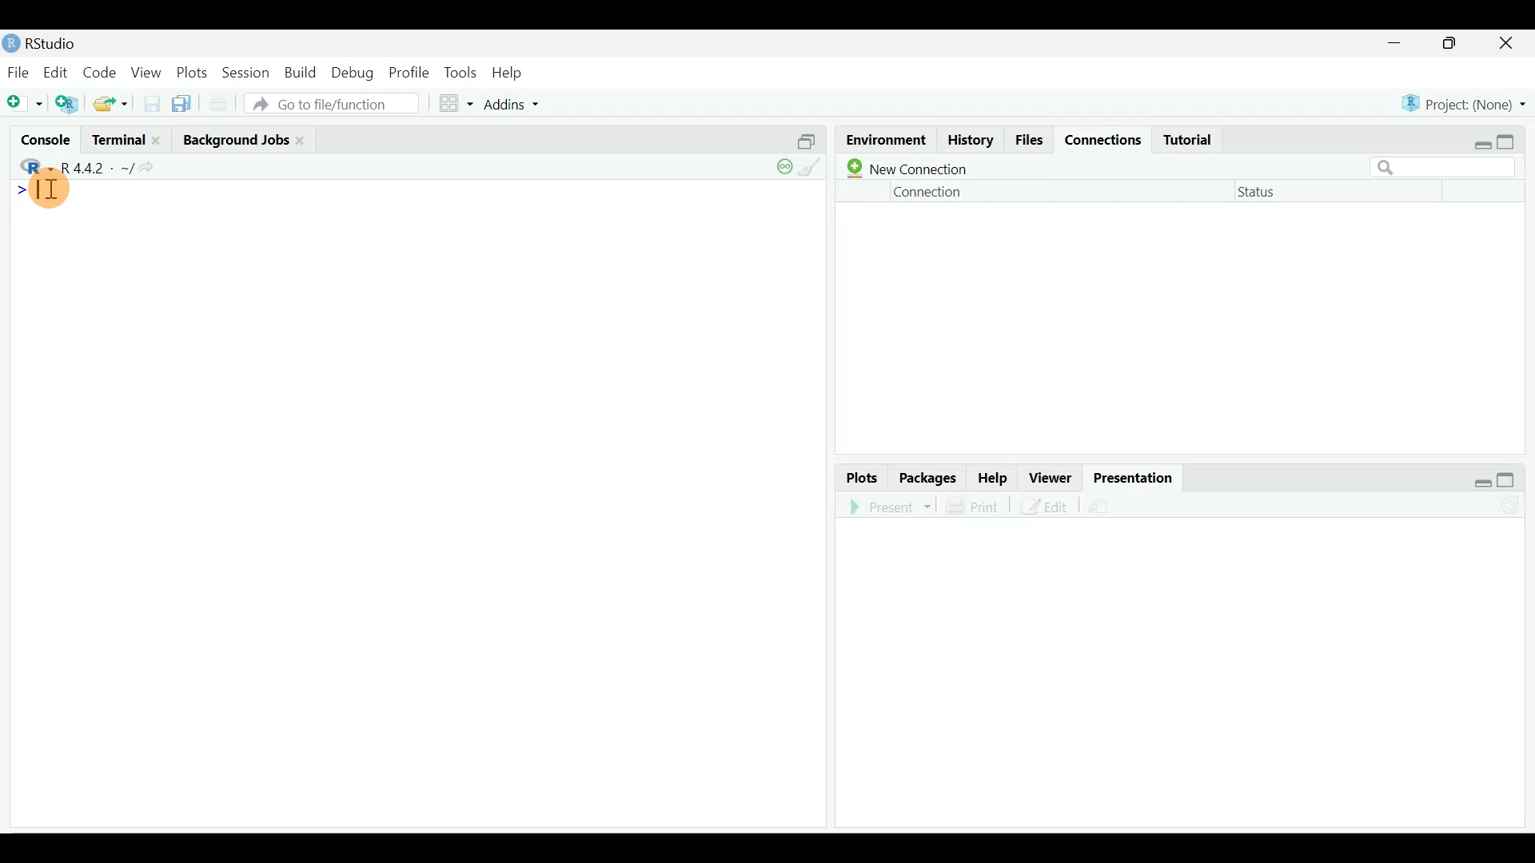 This screenshot has height=863, width=1535. Describe the element at coordinates (18, 71) in the screenshot. I see `File` at that location.